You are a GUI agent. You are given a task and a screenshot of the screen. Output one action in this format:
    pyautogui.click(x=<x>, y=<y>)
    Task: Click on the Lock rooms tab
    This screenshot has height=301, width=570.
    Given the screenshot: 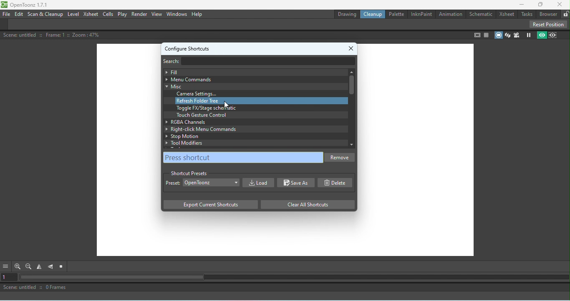 What is the action you would take?
    pyautogui.click(x=565, y=13)
    